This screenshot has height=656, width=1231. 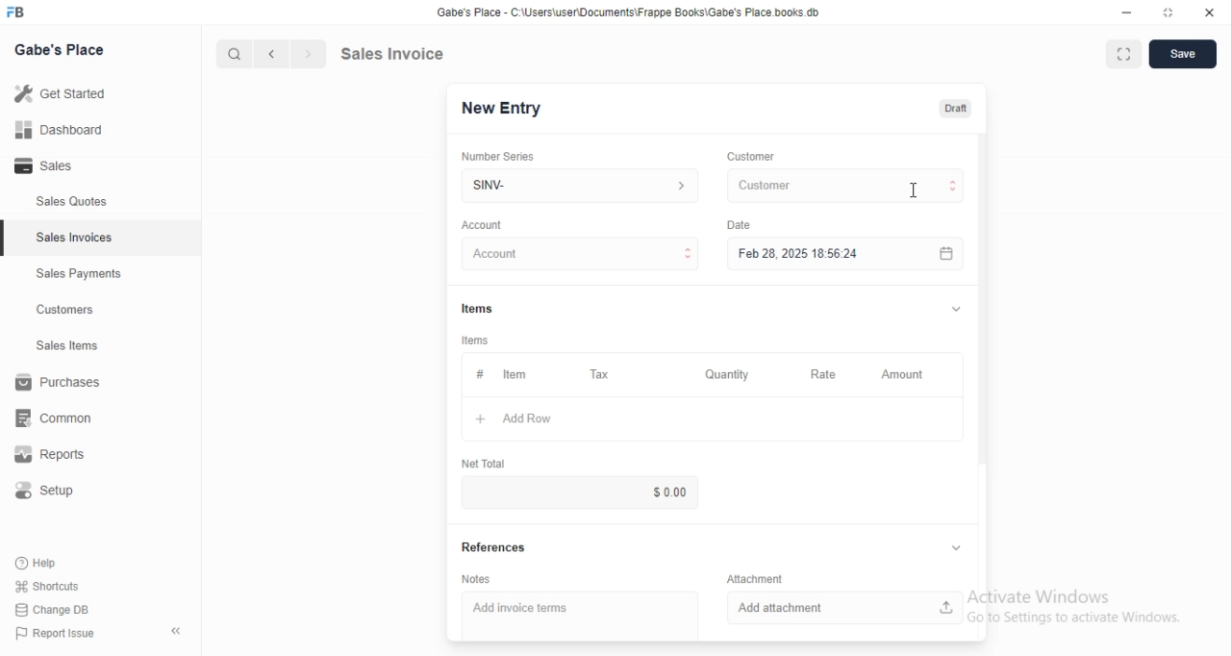 I want to click on , so click(x=479, y=374).